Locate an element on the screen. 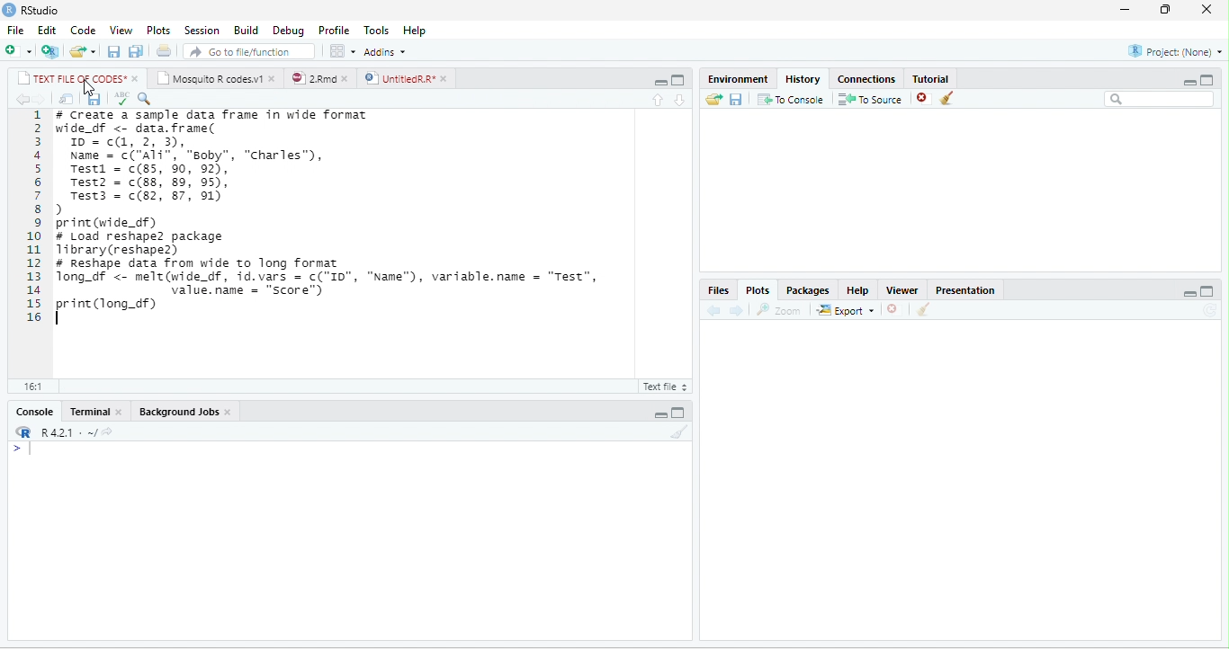  Addins is located at coordinates (385, 52).